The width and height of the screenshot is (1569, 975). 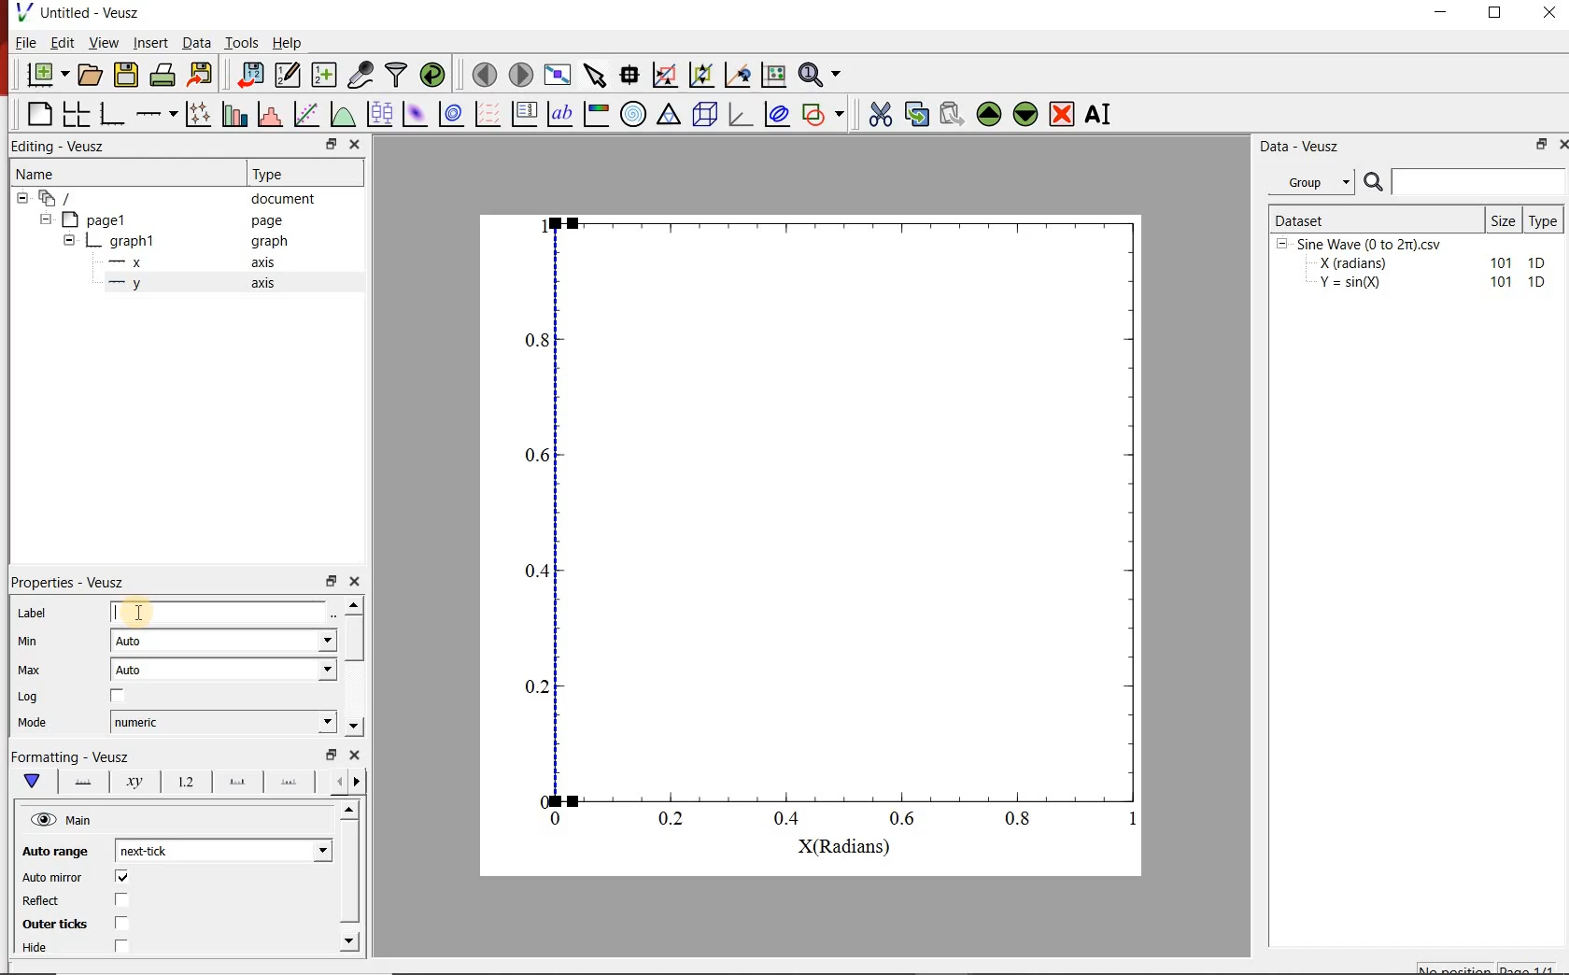 I want to click on next-tick, so click(x=220, y=849).